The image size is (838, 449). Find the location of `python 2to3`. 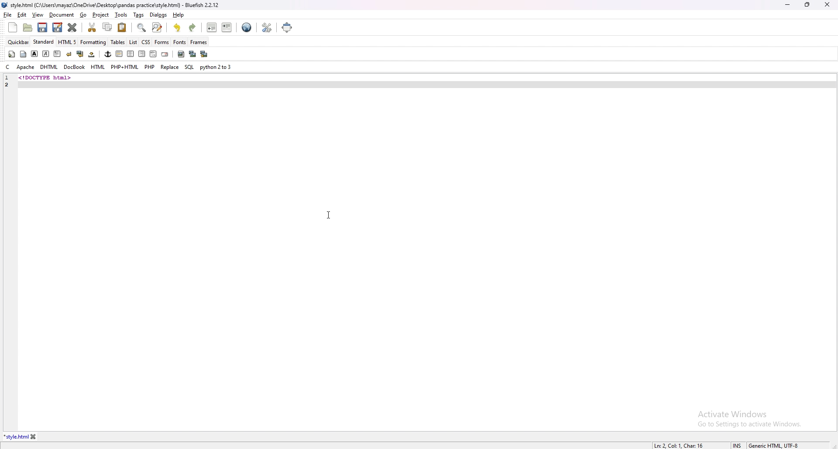

python 2to3 is located at coordinates (217, 67).